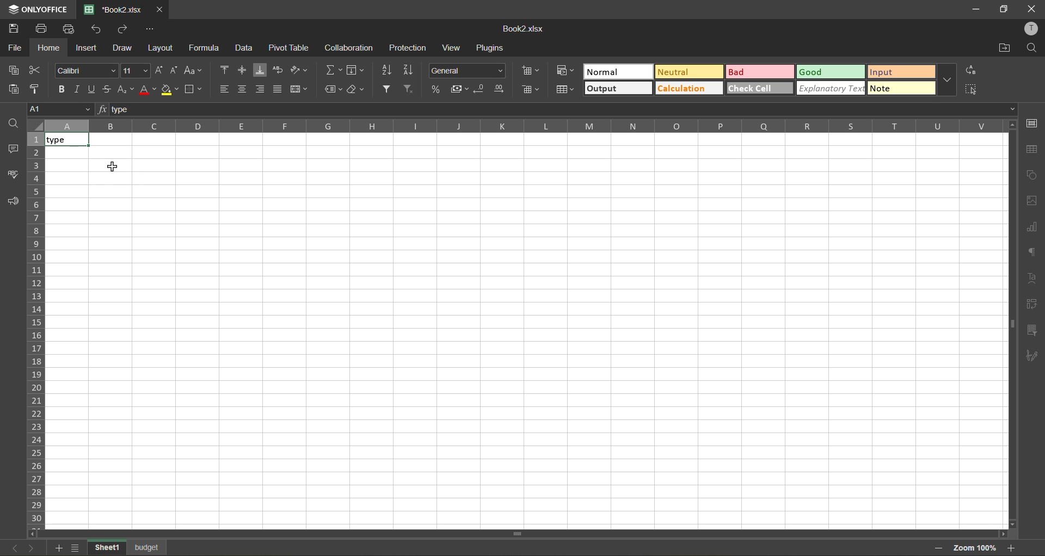 This screenshot has height=556, width=1045. I want to click on orientation, so click(297, 69).